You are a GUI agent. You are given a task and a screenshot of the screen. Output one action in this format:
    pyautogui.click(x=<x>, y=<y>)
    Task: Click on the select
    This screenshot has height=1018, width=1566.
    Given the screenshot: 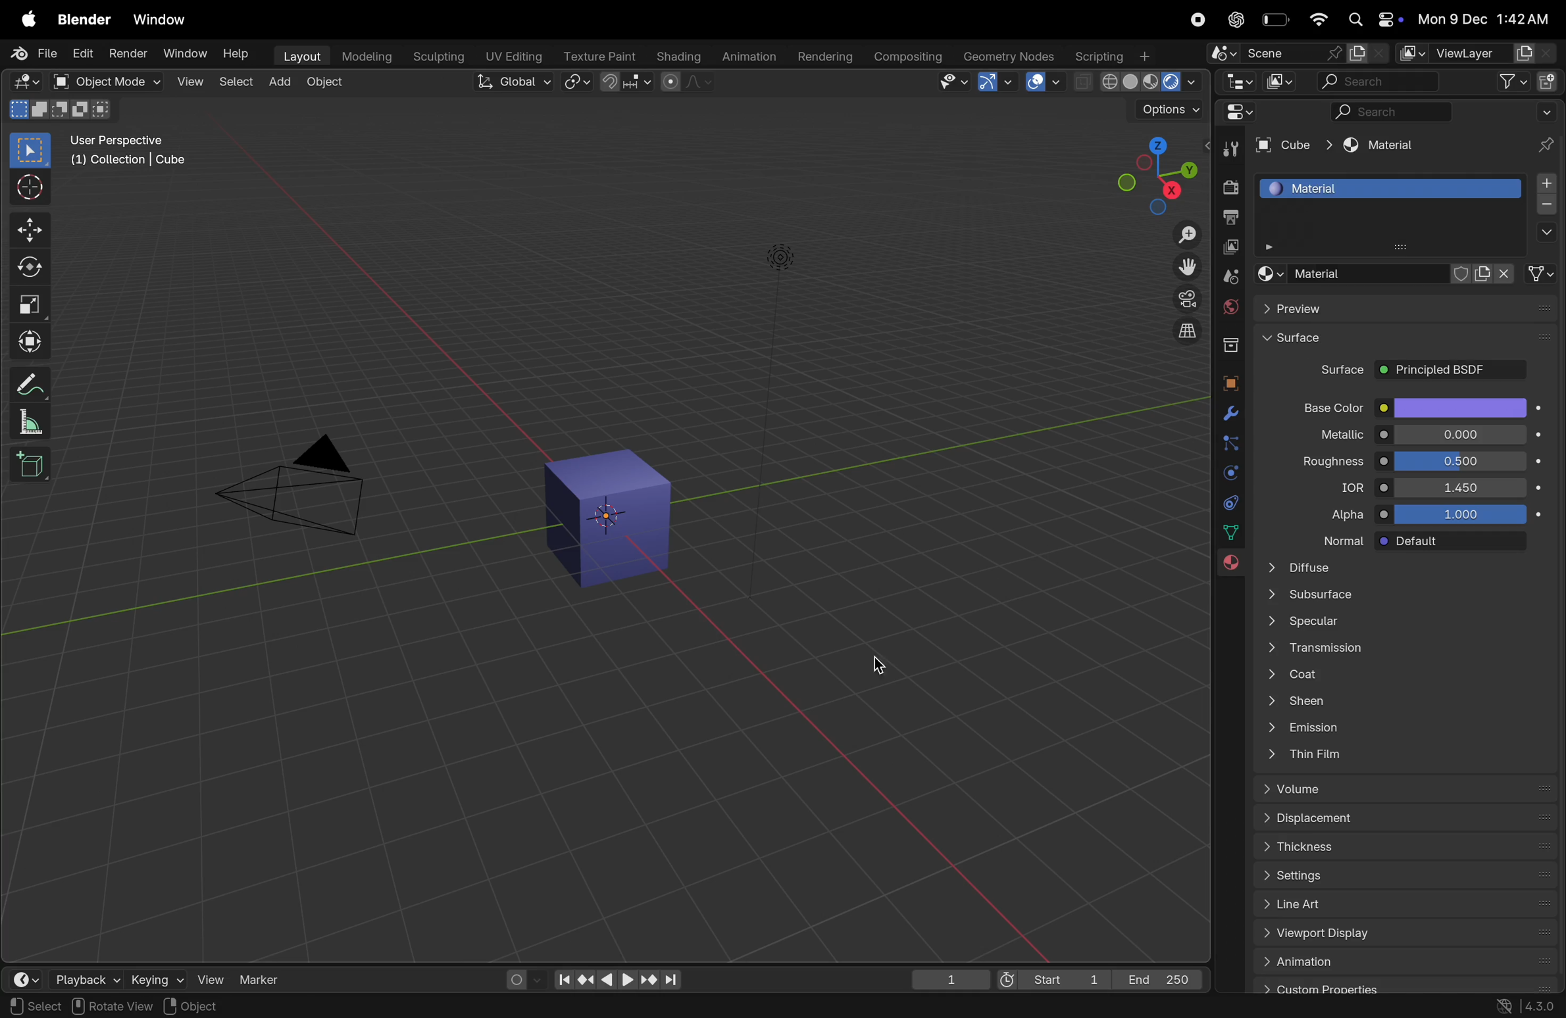 What is the action you would take?
    pyautogui.click(x=236, y=84)
    